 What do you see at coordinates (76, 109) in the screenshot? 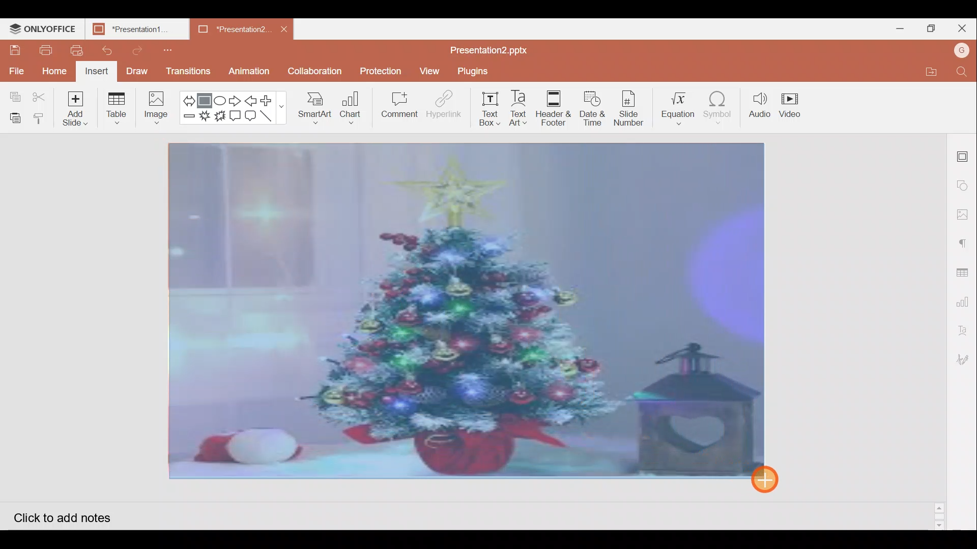
I see `Add slide` at bounding box center [76, 109].